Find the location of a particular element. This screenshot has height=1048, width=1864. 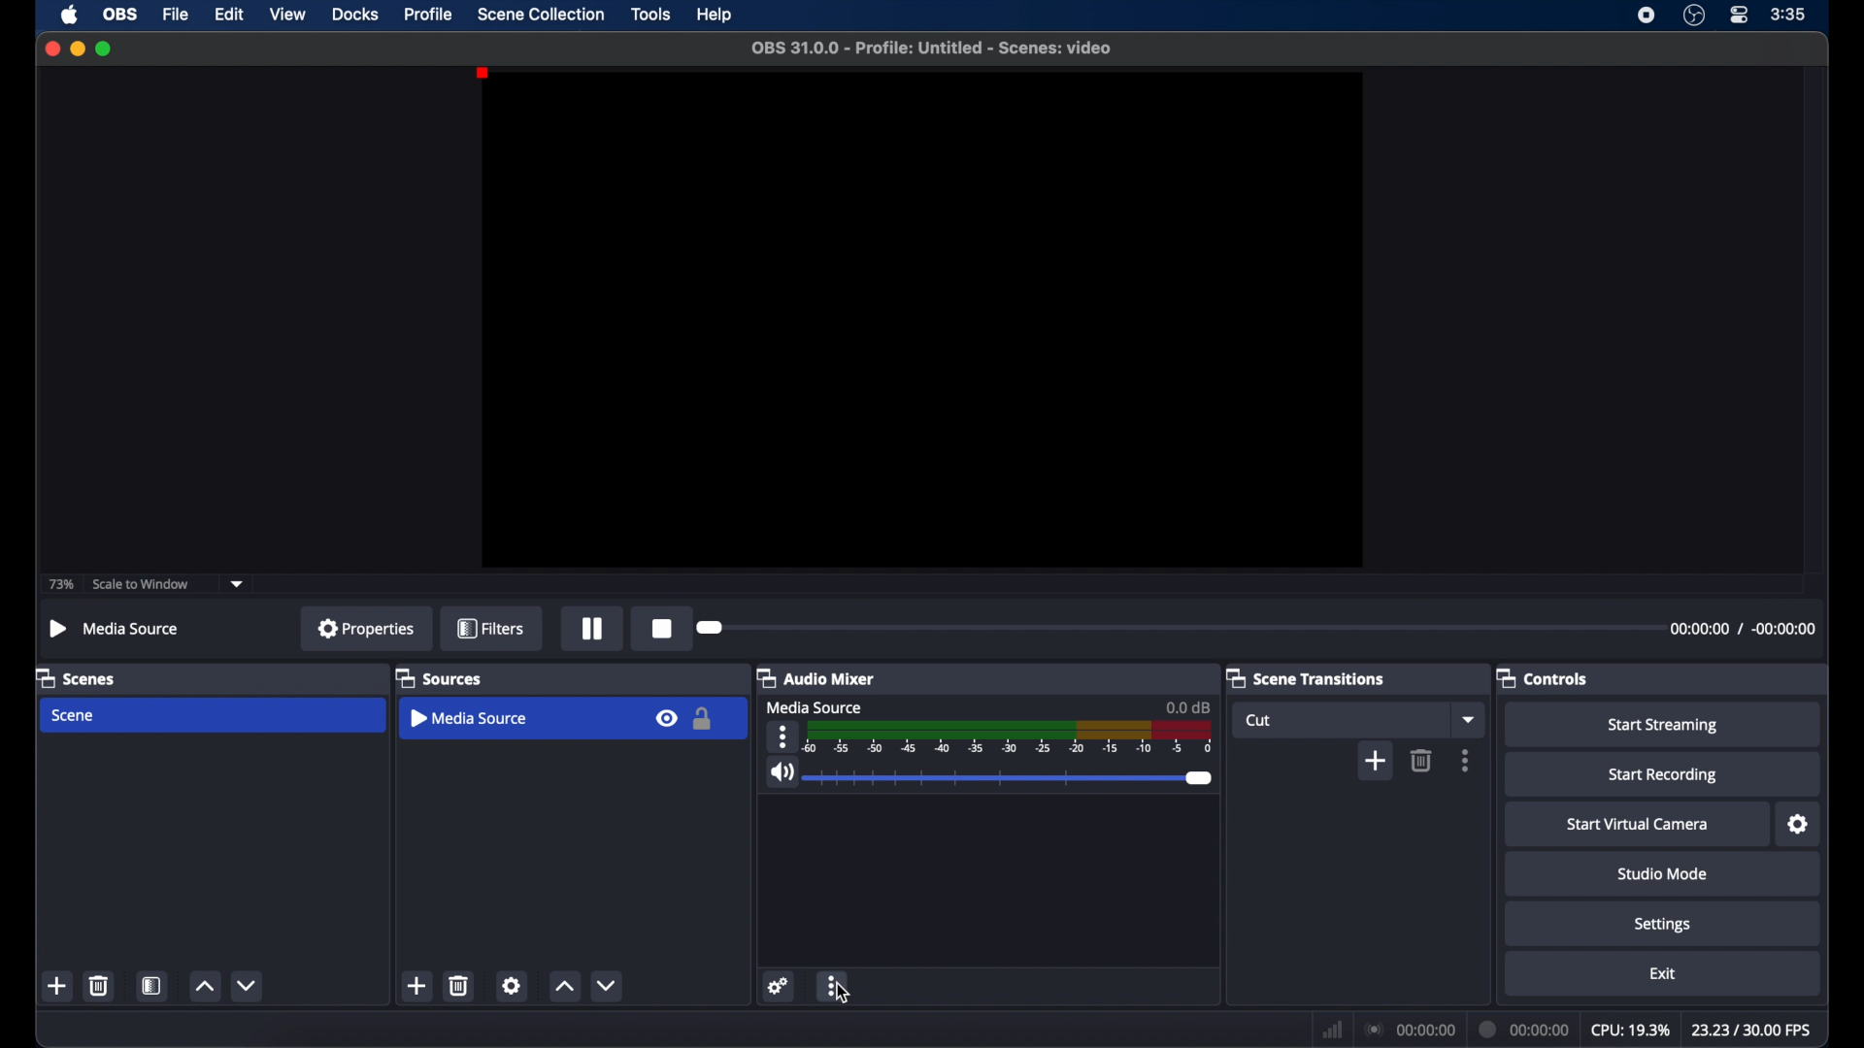

maximize is located at coordinates (105, 49).